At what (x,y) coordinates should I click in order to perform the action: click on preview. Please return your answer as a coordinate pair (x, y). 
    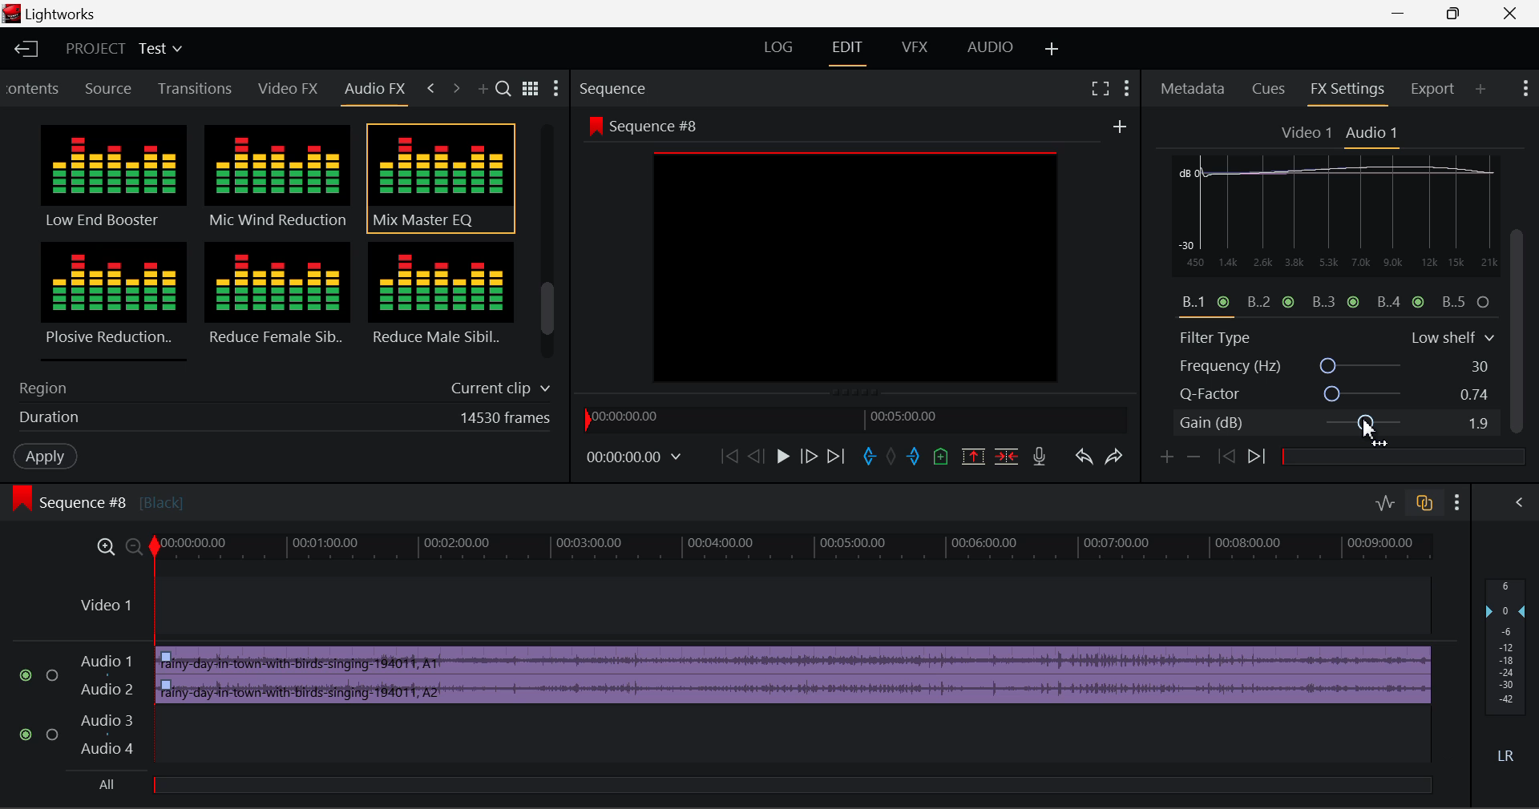
    Looking at the image, I should click on (857, 268).